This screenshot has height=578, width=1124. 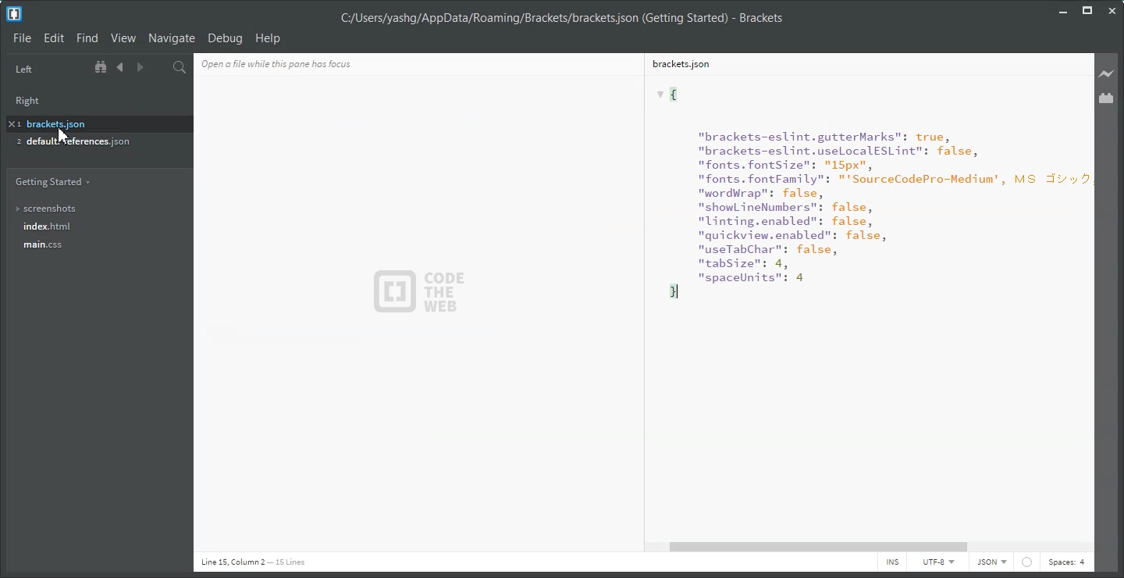 I want to click on Spaces: 4, so click(x=1066, y=563).